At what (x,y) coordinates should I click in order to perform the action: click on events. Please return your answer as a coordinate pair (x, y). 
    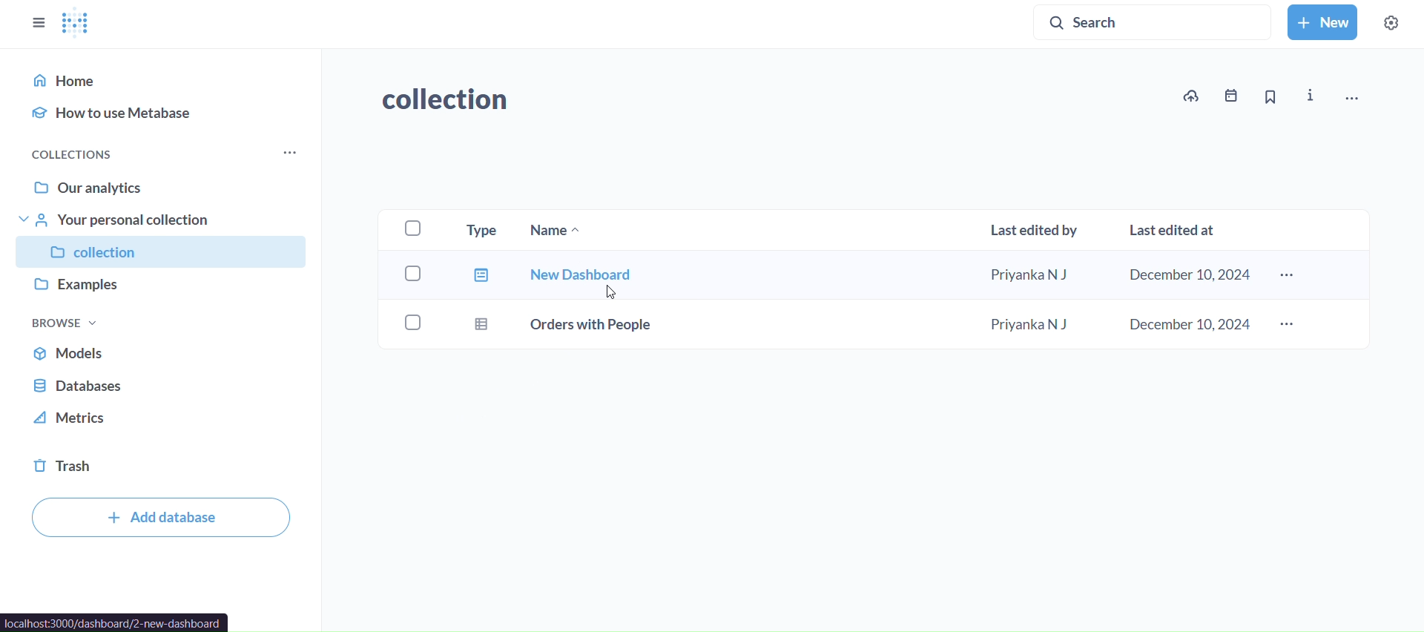
    Looking at the image, I should click on (1230, 96).